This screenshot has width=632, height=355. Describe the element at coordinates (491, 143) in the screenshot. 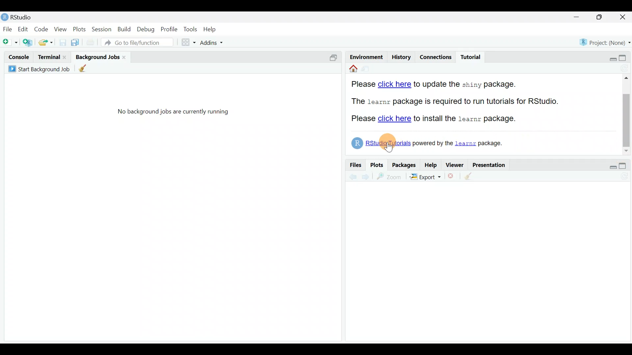

I see `I package` at that location.